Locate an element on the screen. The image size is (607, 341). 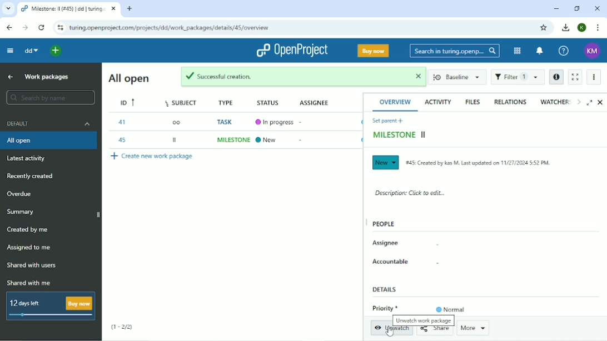
Share is located at coordinates (437, 331).